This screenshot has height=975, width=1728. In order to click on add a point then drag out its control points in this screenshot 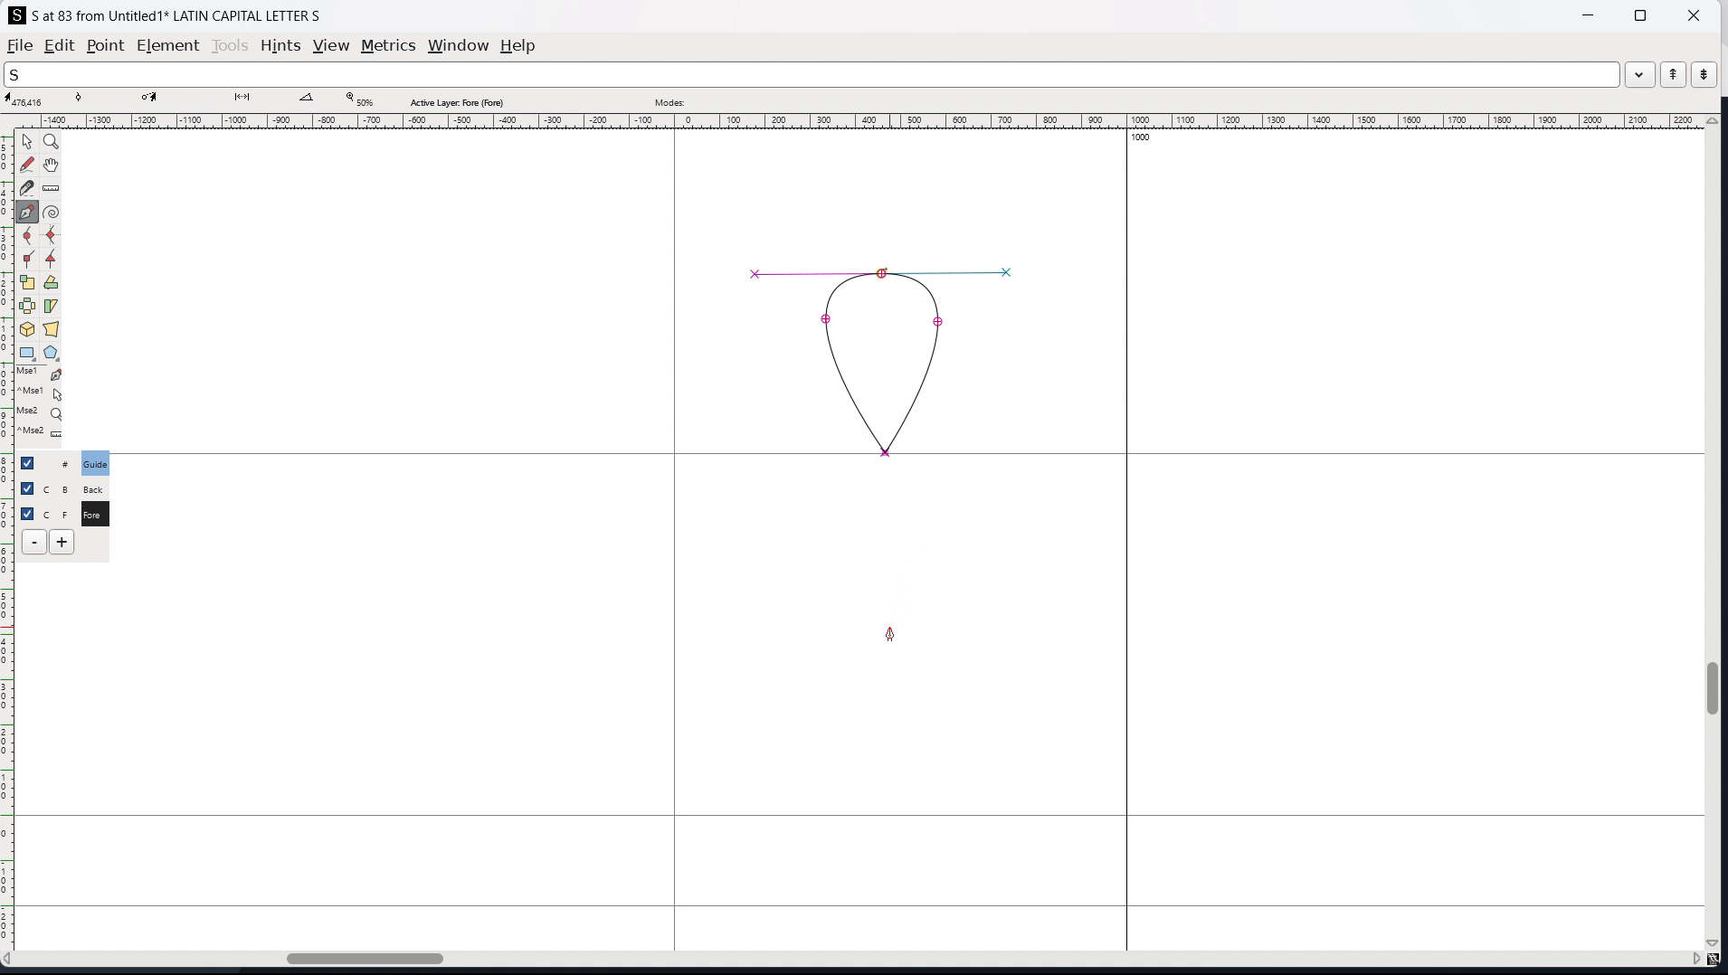, I will do `click(28, 212)`.